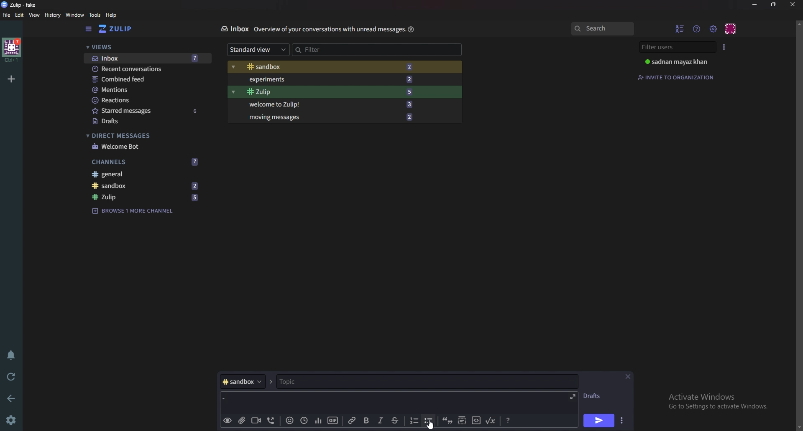 This screenshot has height=431, width=803. Describe the element at coordinates (756, 5) in the screenshot. I see `Minimize` at that location.